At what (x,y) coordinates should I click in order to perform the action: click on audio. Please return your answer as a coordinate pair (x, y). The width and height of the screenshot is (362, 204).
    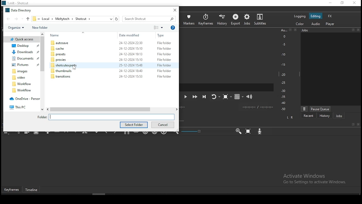
    Looking at the image, I should click on (316, 24).